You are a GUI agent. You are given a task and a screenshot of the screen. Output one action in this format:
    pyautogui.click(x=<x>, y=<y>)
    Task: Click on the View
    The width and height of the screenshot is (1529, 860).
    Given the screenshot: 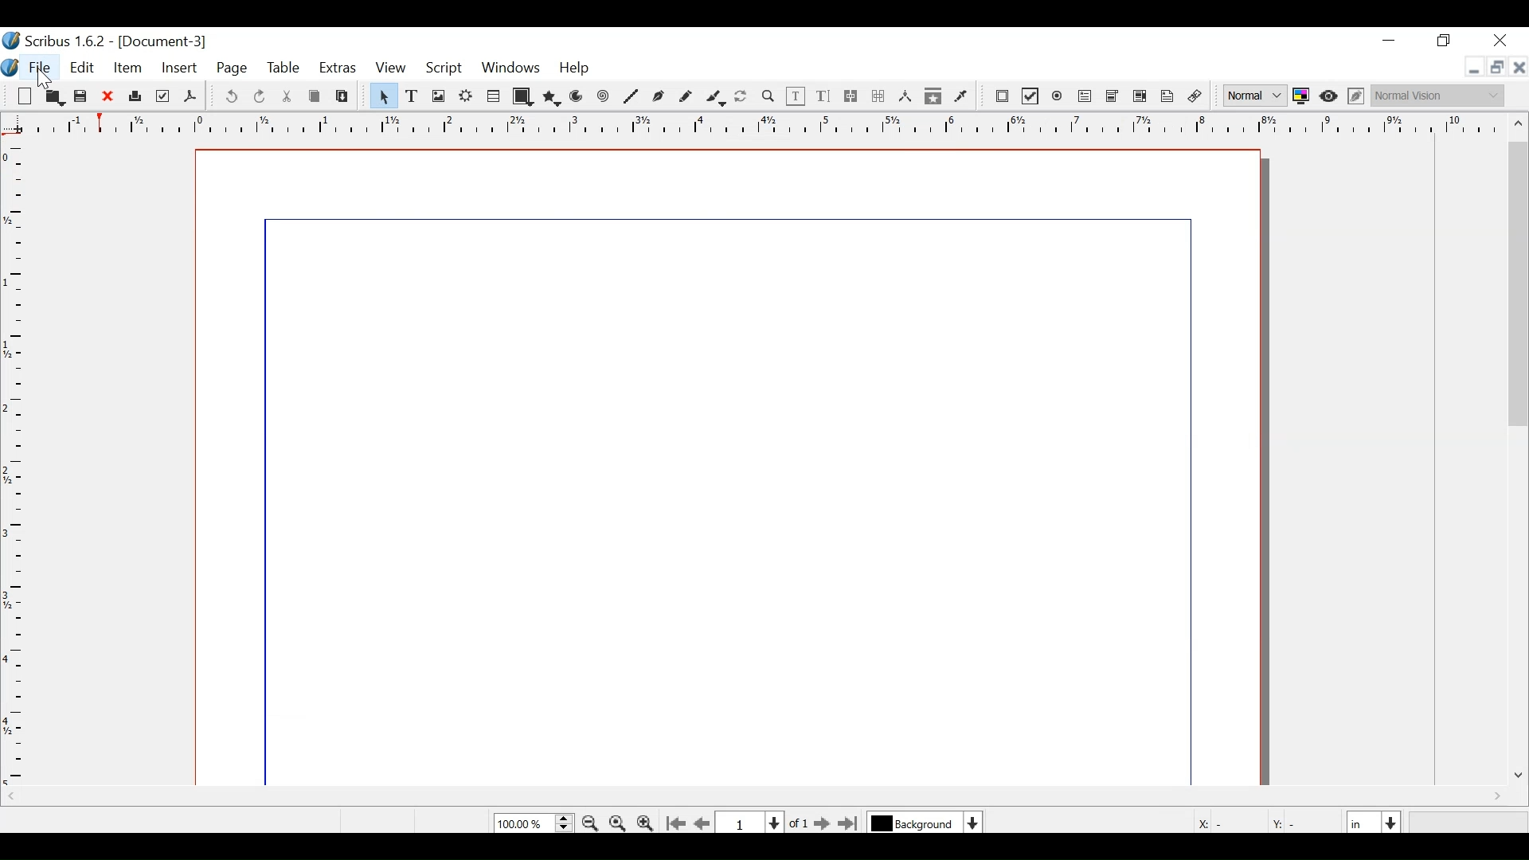 What is the action you would take?
    pyautogui.click(x=390, y=68)
    